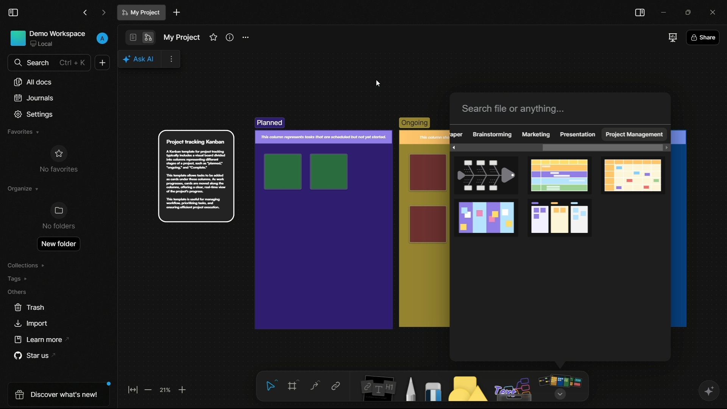  What do you see at coordinates (34, 98) in the screenshot?
I see `journals` at bounding box center [34, 98].